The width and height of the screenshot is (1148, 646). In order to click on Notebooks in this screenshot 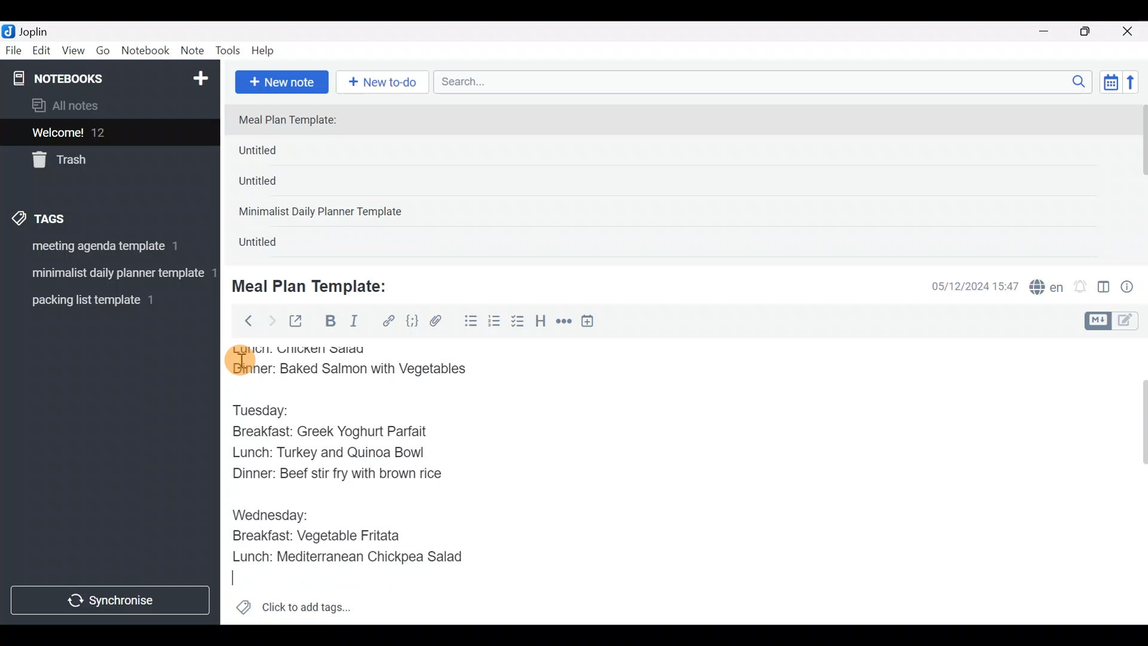, I will do `click(84, 78)`.